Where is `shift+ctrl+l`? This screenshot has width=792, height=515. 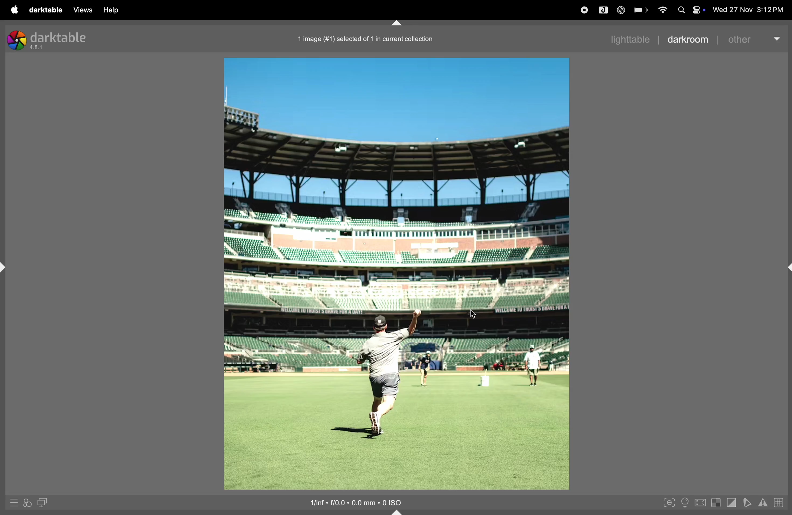 shift+ctrl+l is located at coordinates (5, 268).